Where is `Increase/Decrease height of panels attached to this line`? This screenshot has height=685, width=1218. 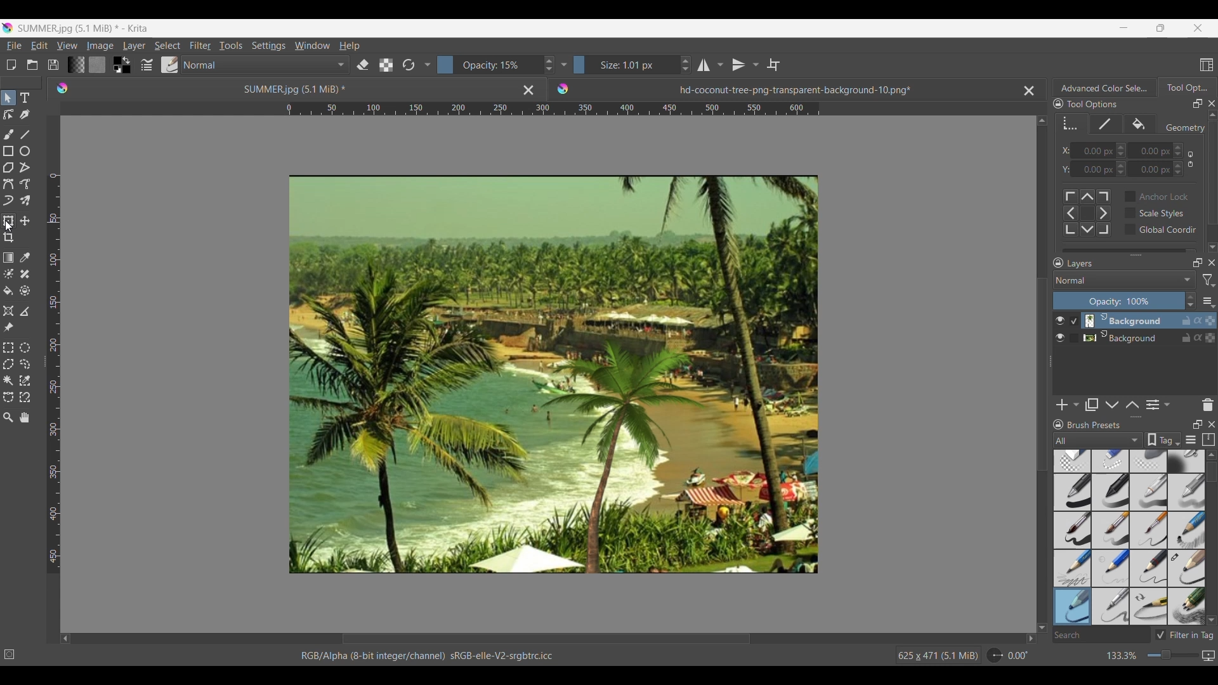 Increase/Decrease height of panels attached to this line is located at coordinates (1137, 417).